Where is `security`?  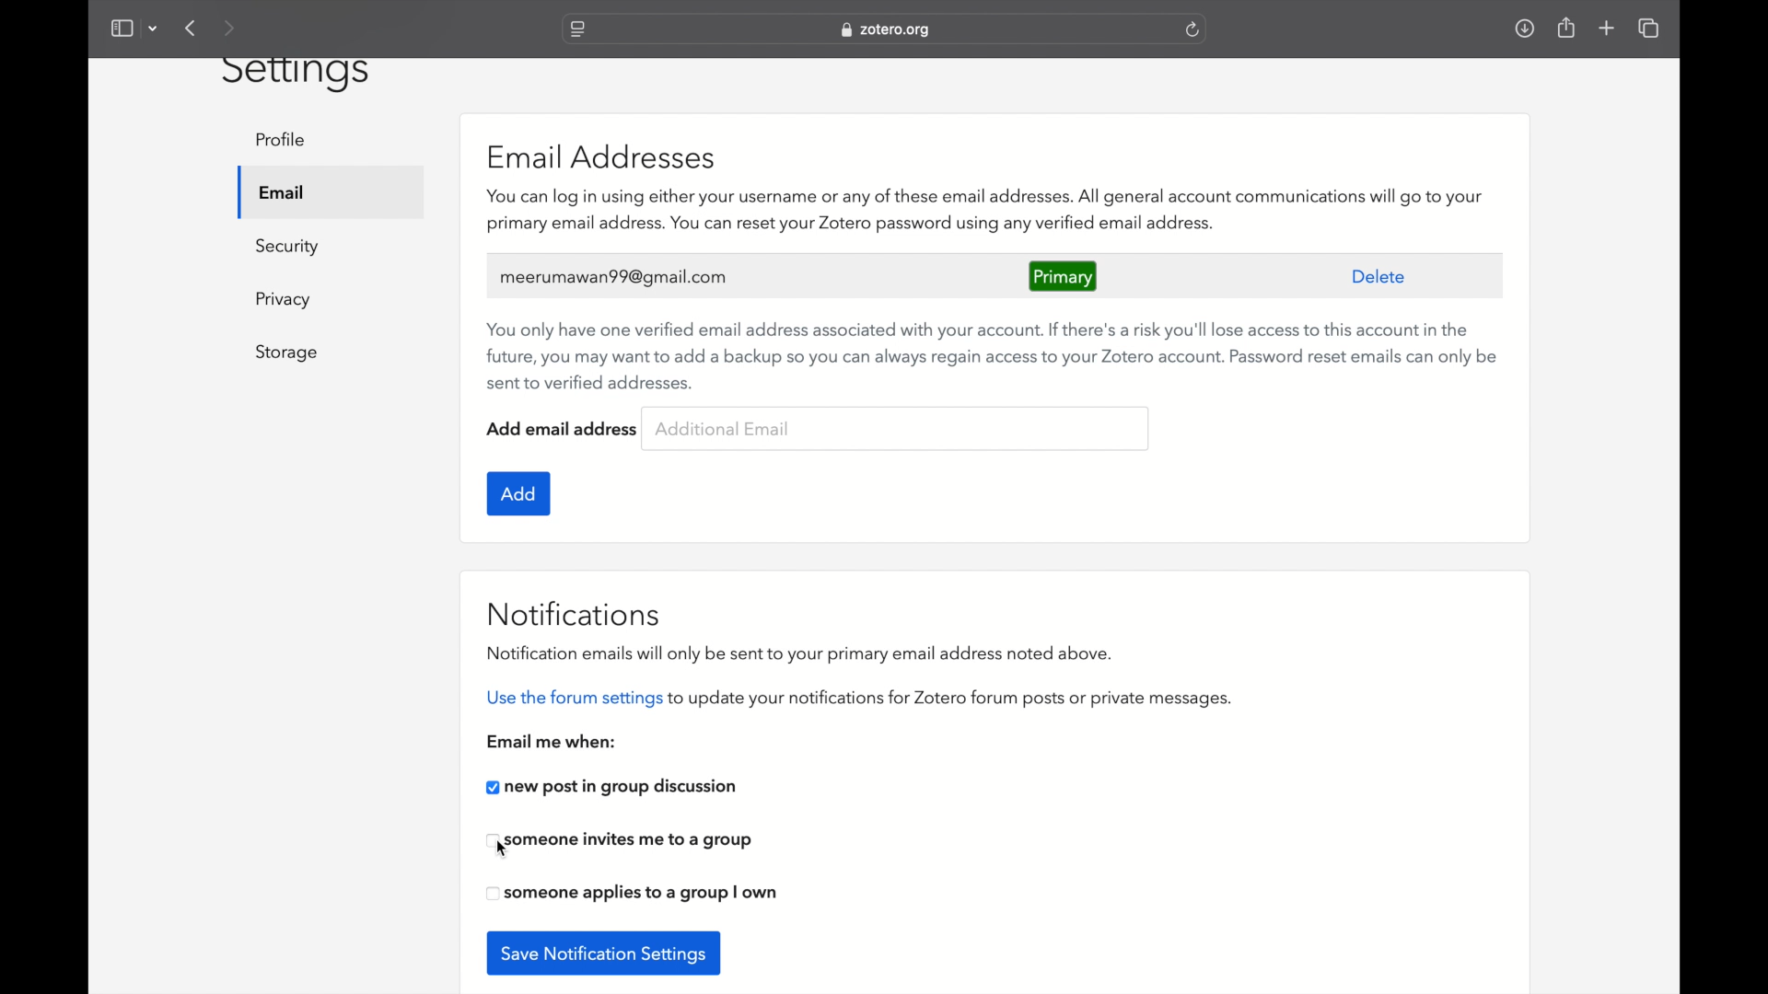
security is located at coordinates (285, 246).